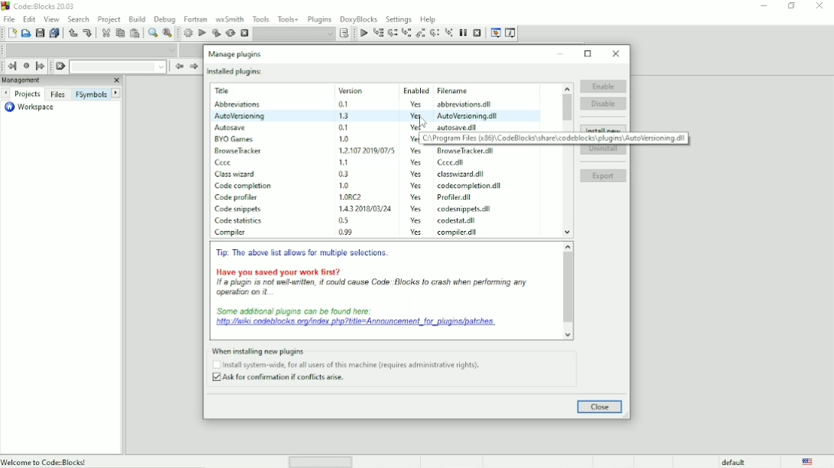 This screenshot has width=834, height=468. I want to click on 0.5, so click(342, 220).